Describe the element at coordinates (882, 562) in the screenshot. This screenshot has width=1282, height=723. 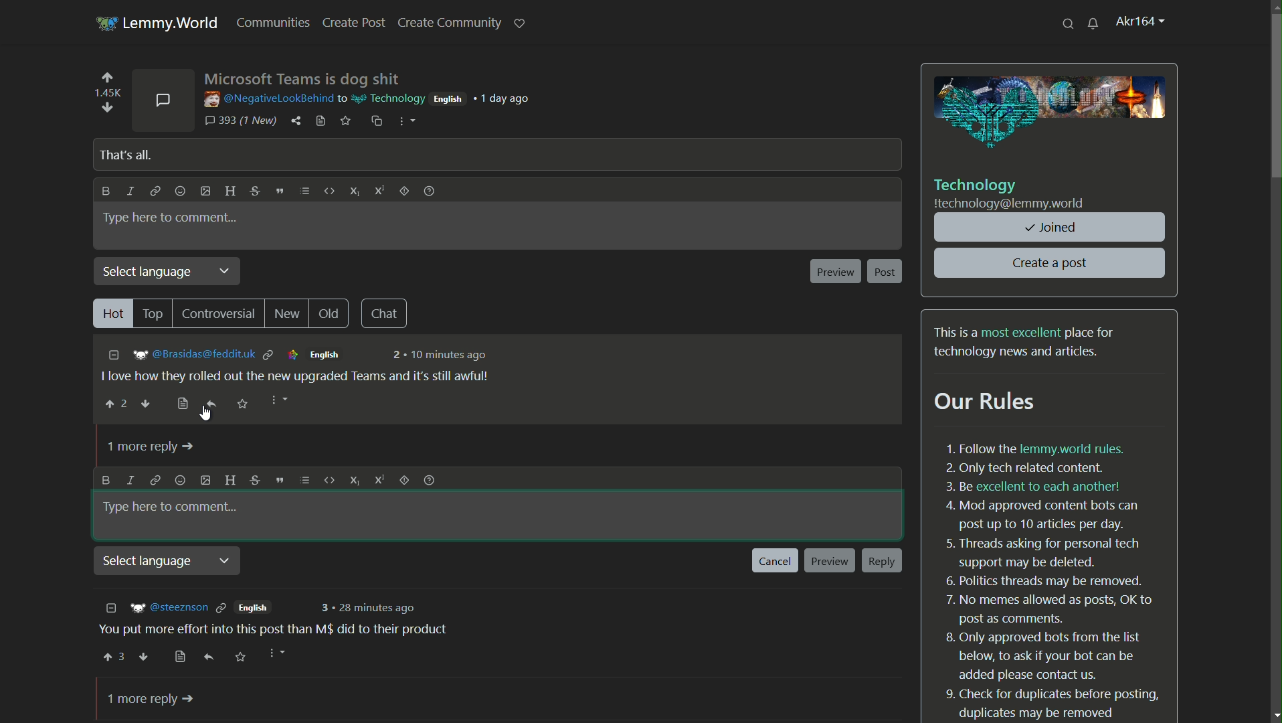
I see `reply` at that location.